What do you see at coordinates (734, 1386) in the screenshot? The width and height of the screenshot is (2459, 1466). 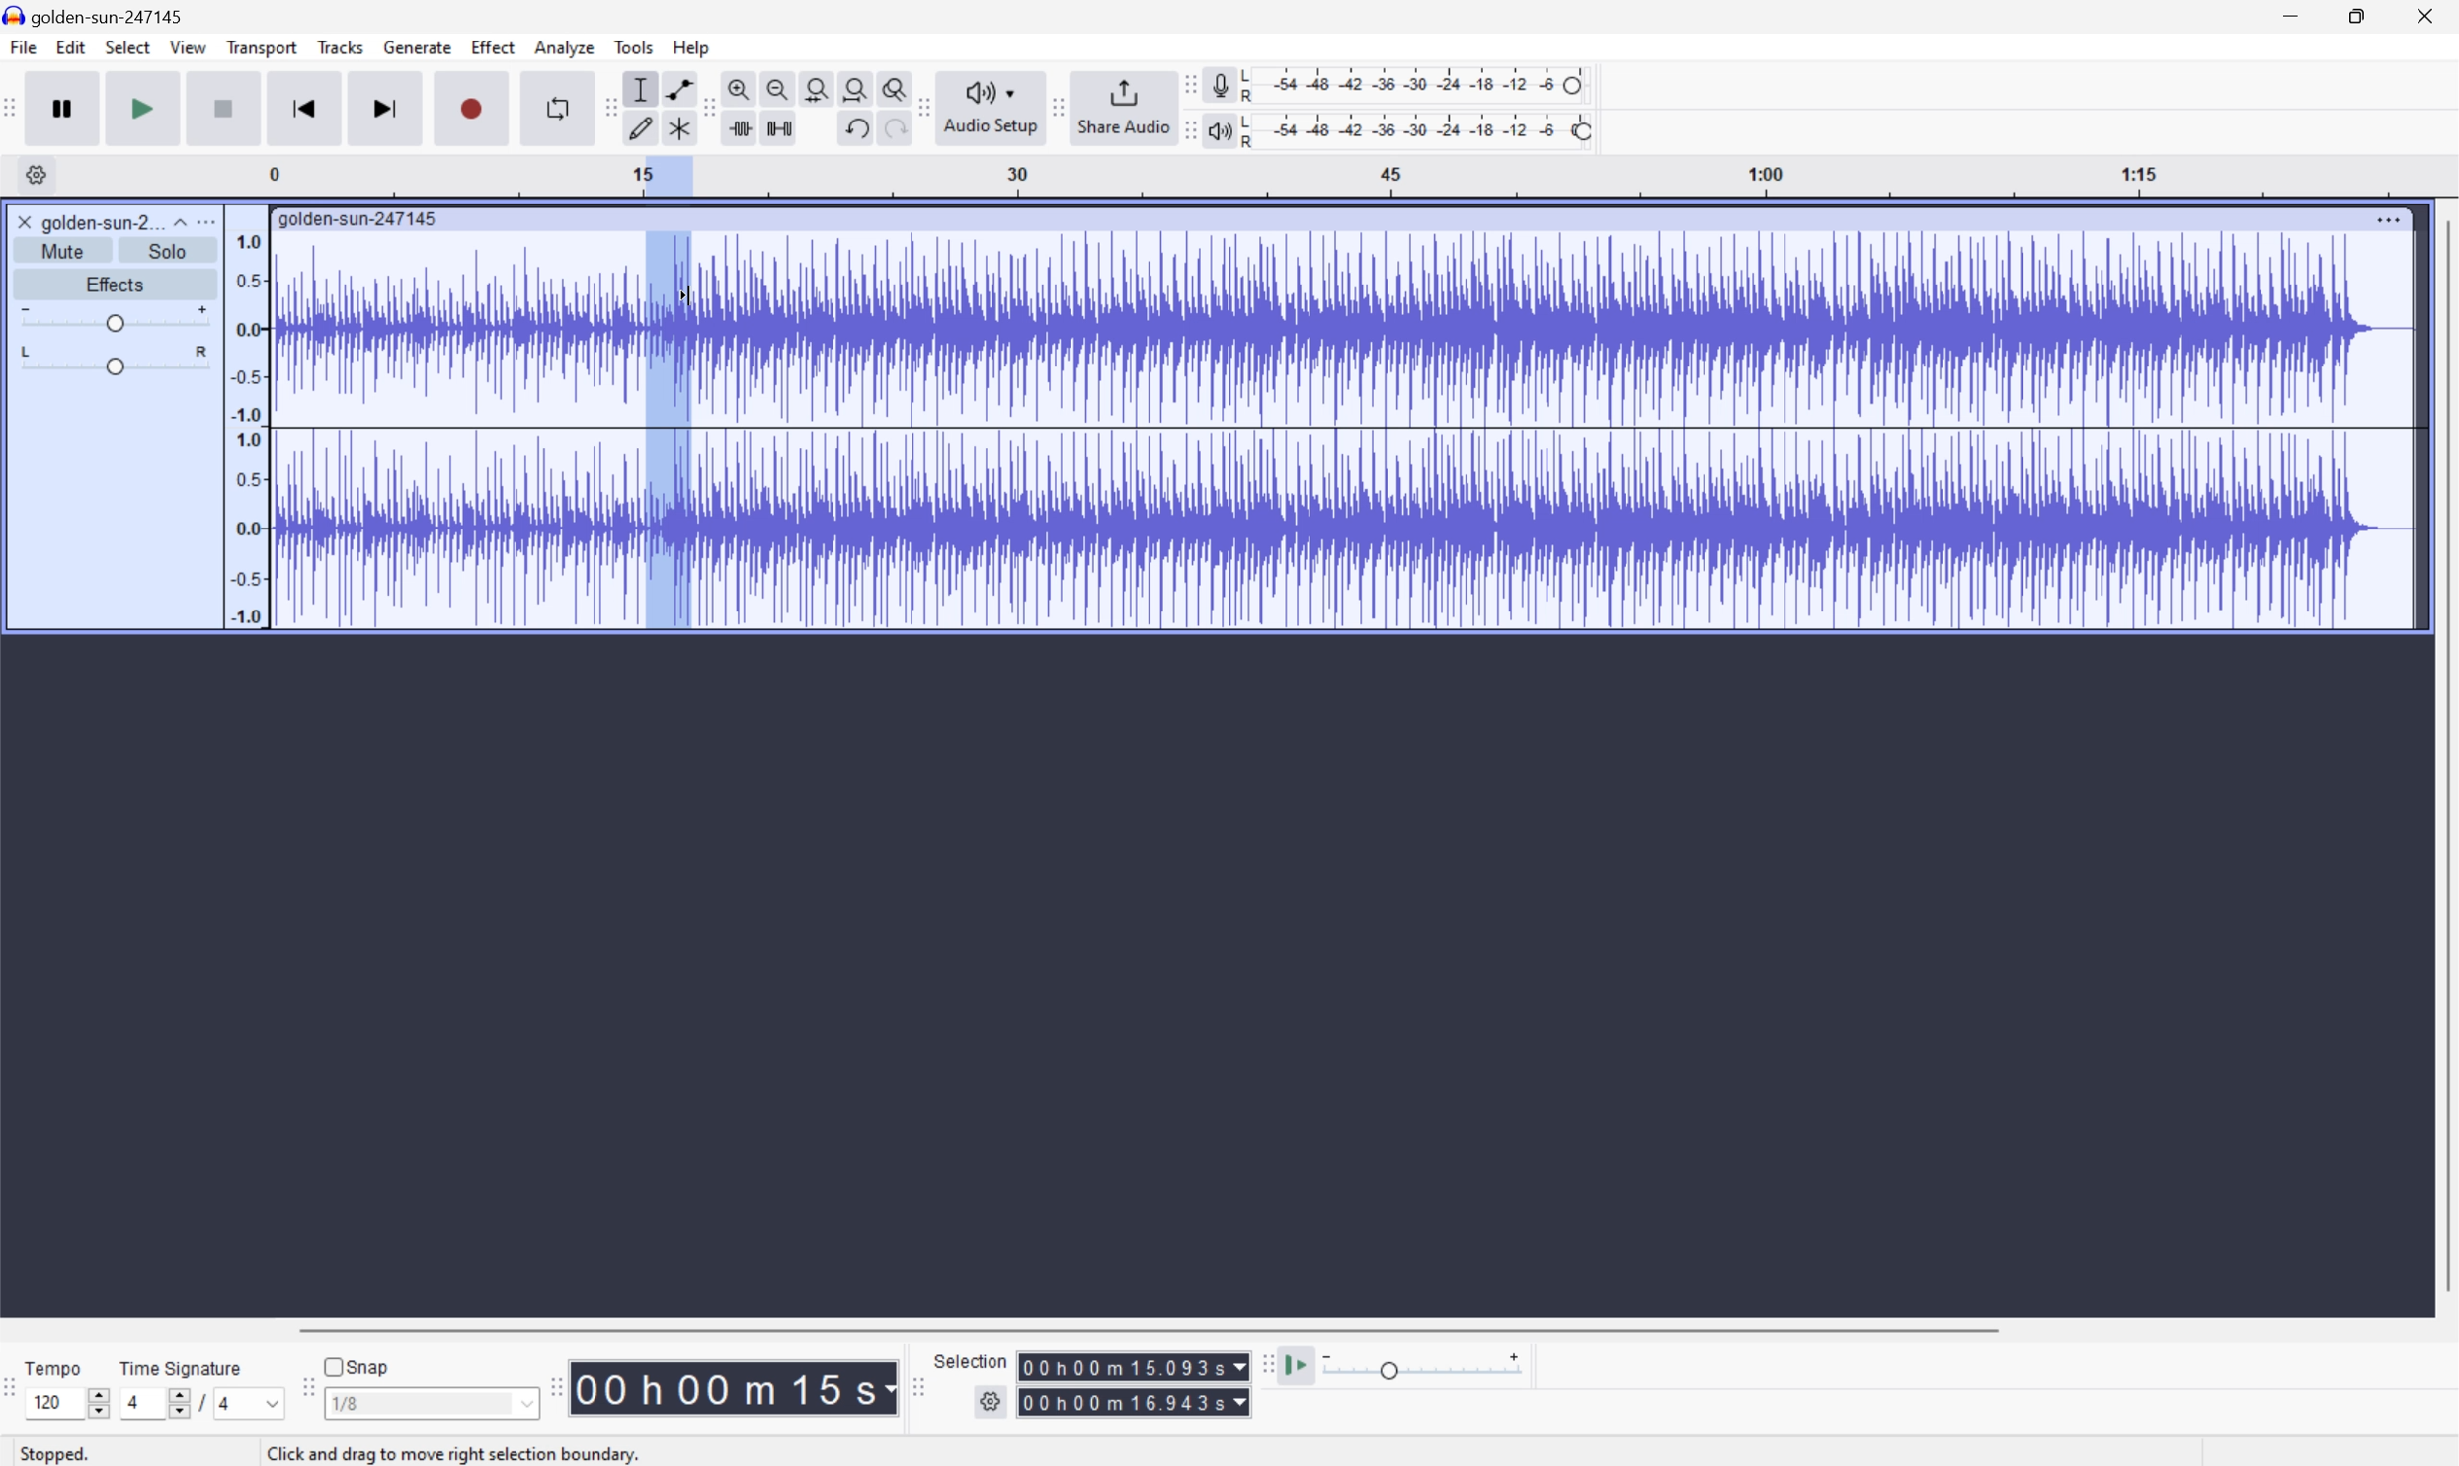 I see `Time` at bounding box center [734, 1386].